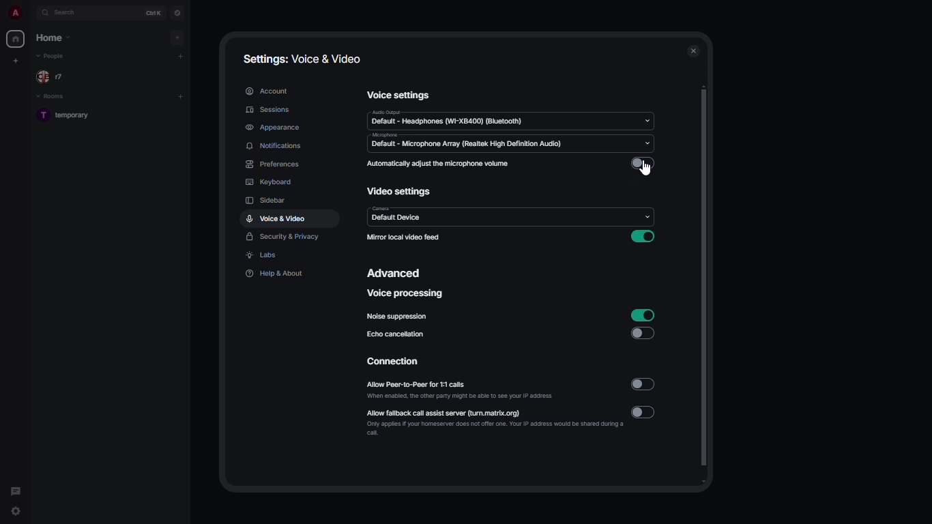  I want to click on audio default, so click(448, 119).